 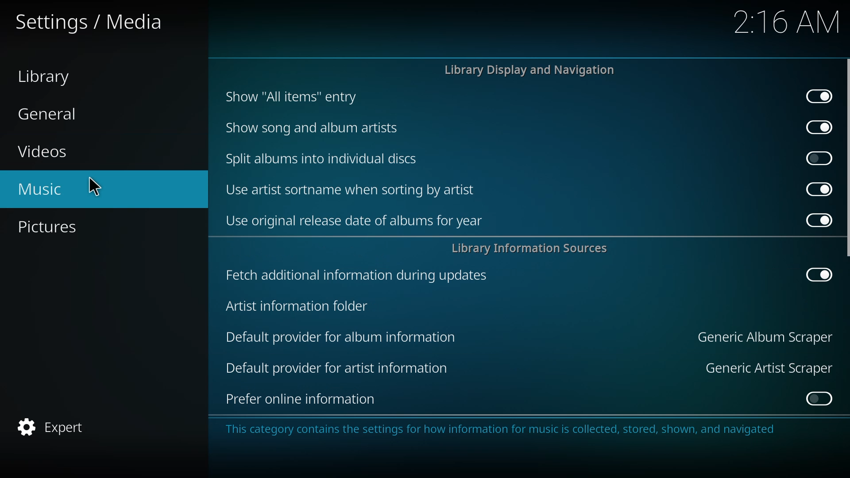 What do you see at coordinates (354, 275) in the screenshot?
I see `fetch additional info during updates` at bounding box center [354, 275].